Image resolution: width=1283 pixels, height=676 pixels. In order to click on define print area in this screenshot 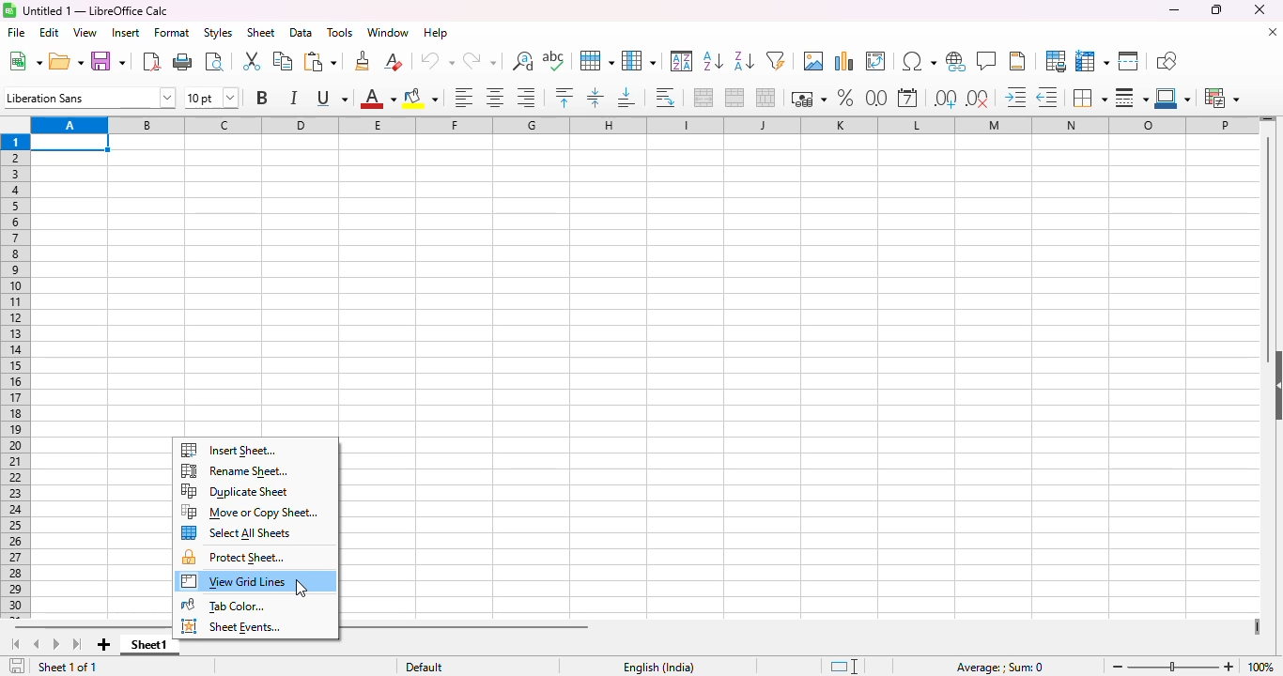, I will do `click(1056, 61)`.